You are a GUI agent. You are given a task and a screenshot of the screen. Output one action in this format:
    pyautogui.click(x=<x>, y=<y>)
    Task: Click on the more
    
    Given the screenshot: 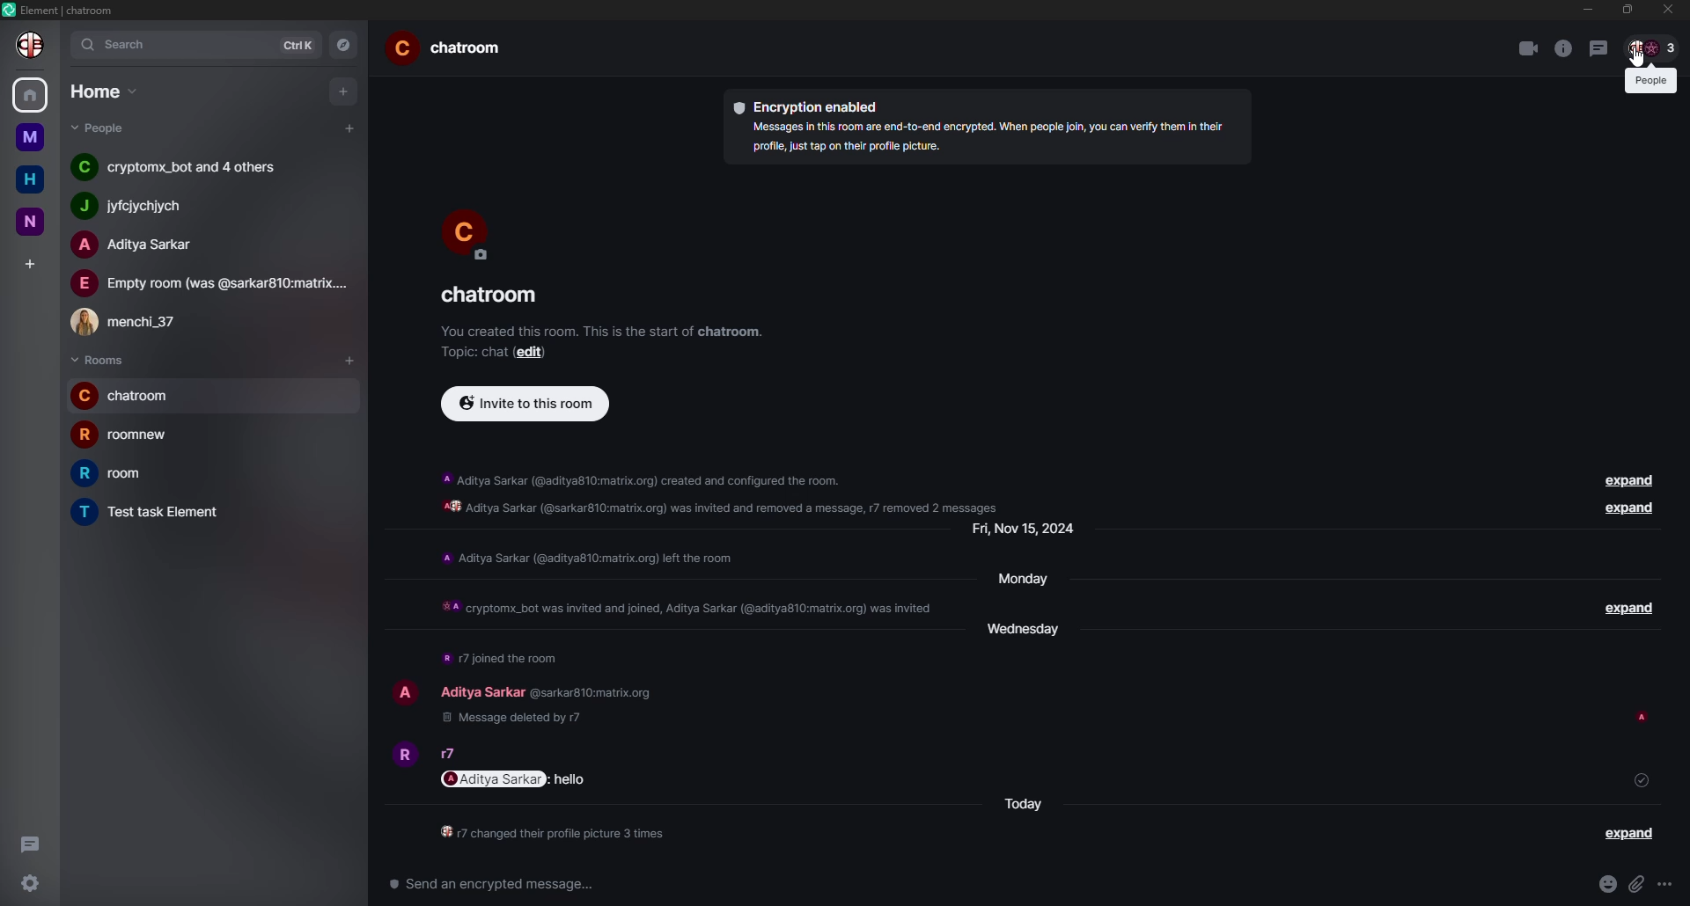 What is the action you would take?
    pyautogui.click(x=1664, y=885)
    